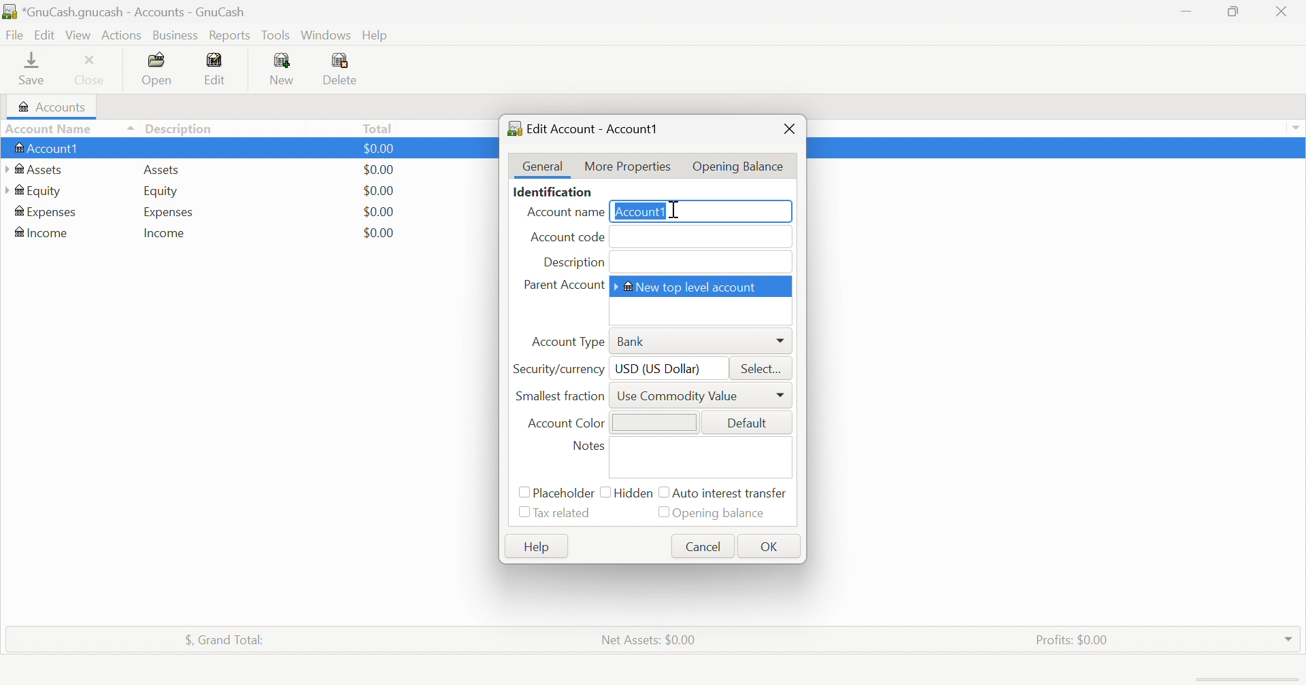  Describe the element at coordinates (40, 192) in the screenshot. I see `Equity` at that location.